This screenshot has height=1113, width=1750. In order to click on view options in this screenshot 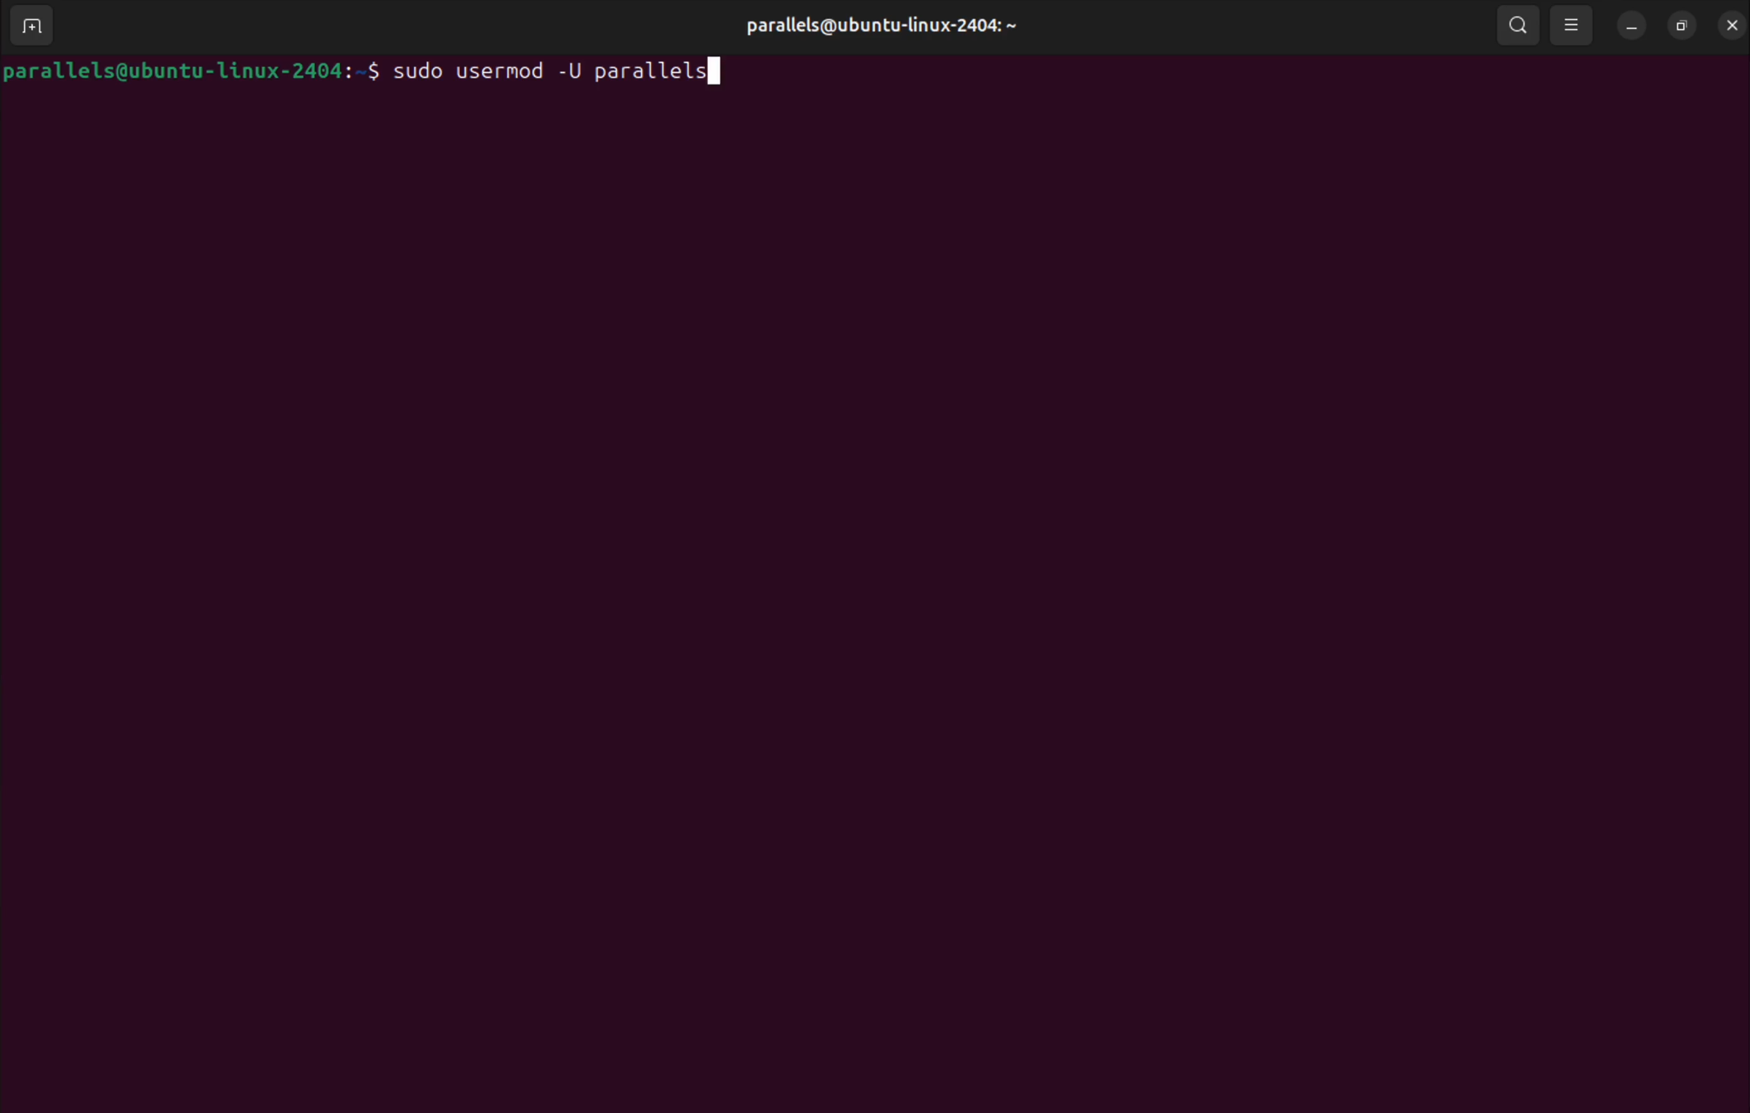, I will do `click(1574, 24)`.